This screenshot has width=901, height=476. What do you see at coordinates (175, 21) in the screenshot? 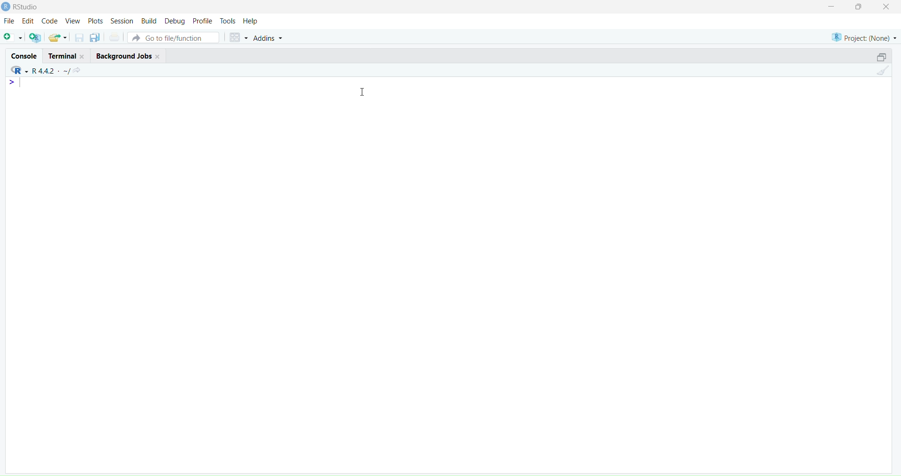
I see `Debug` at bounding box center [175, 21].